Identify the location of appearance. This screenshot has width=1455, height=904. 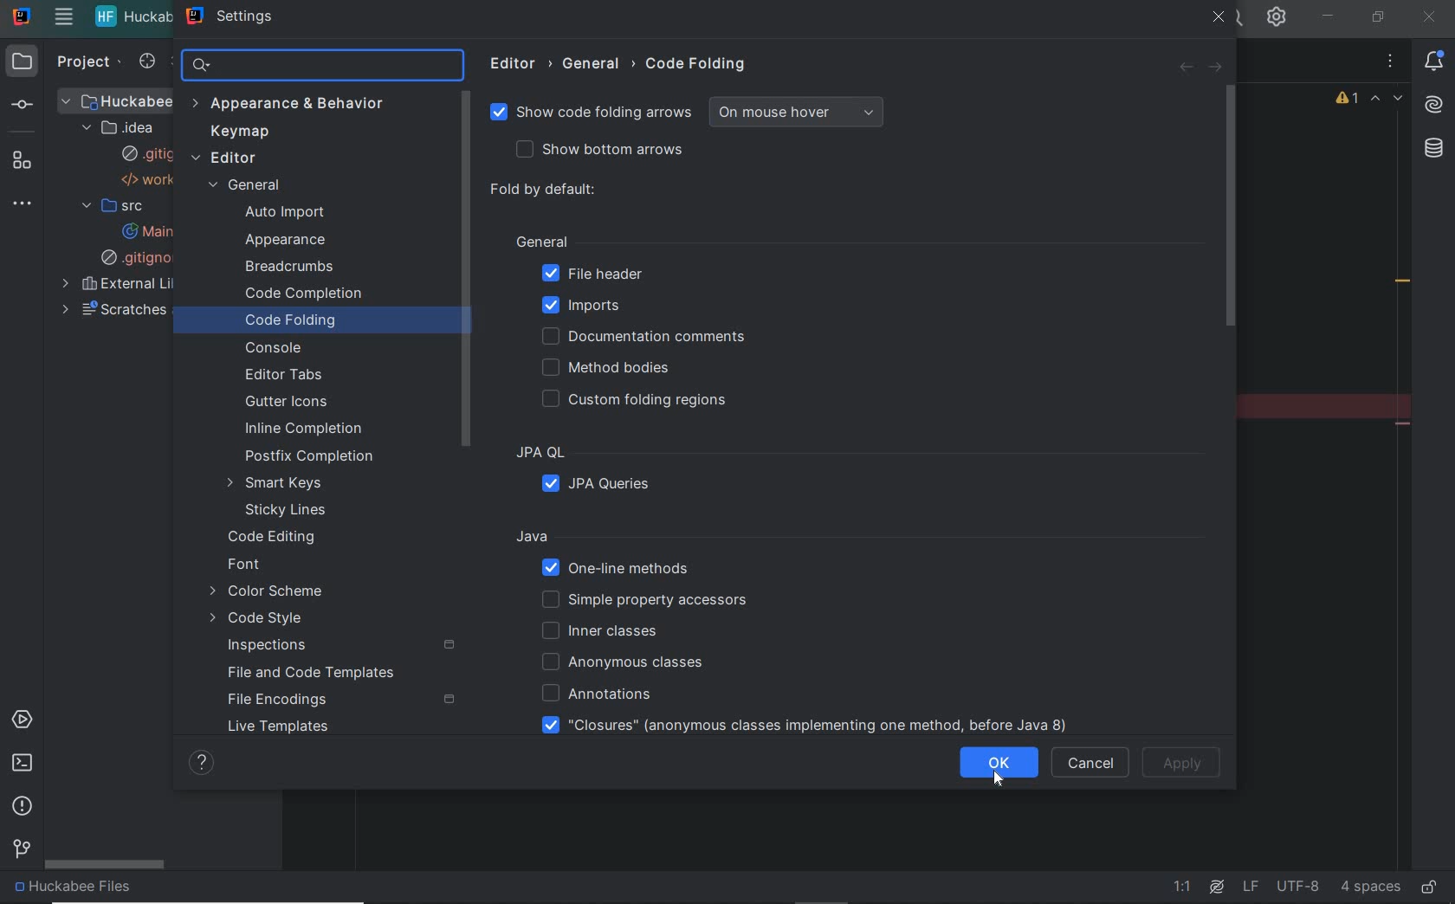
(291, 240).